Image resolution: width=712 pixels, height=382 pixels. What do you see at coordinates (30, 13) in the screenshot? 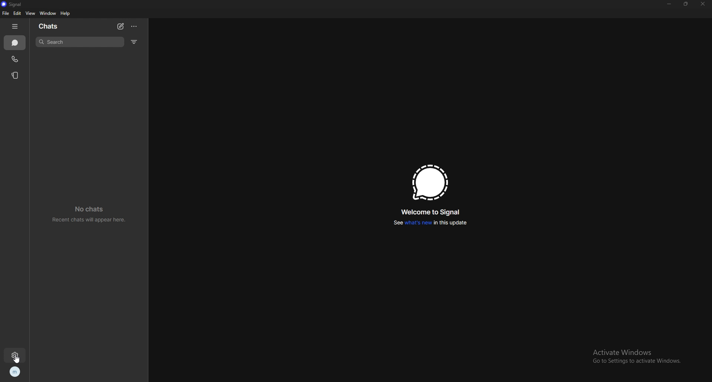
I see `view` at bounding box center [30, 13].